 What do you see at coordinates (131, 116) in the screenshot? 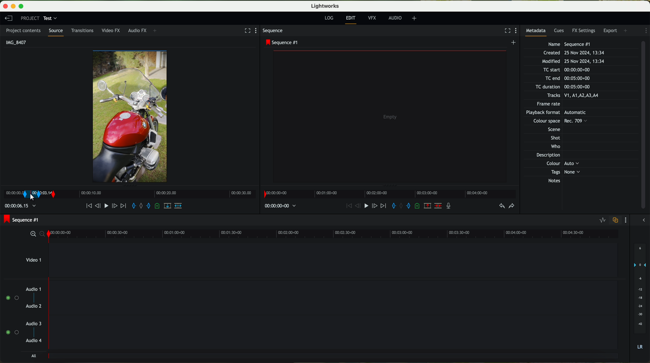
I see `video` at bounding box center [131, 116].